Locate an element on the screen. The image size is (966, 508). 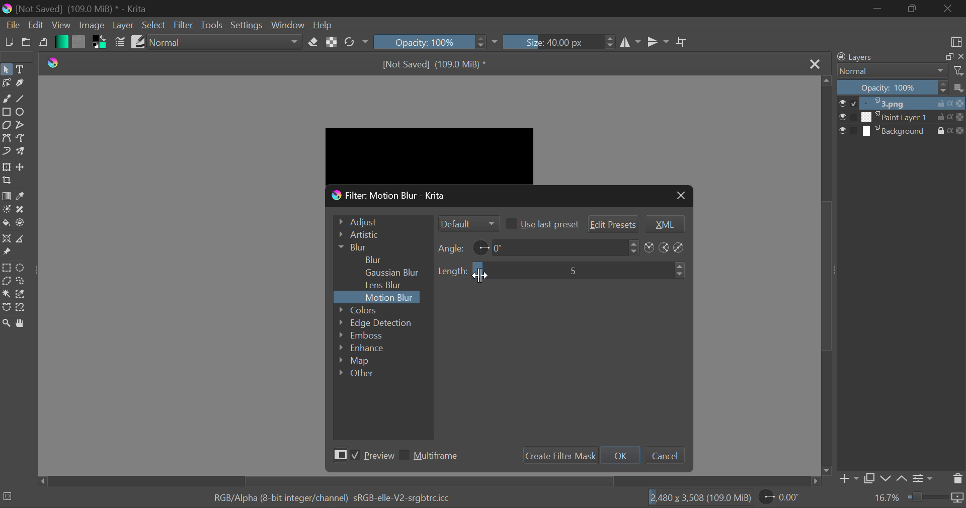
normal is located at coordinates (224, 42).